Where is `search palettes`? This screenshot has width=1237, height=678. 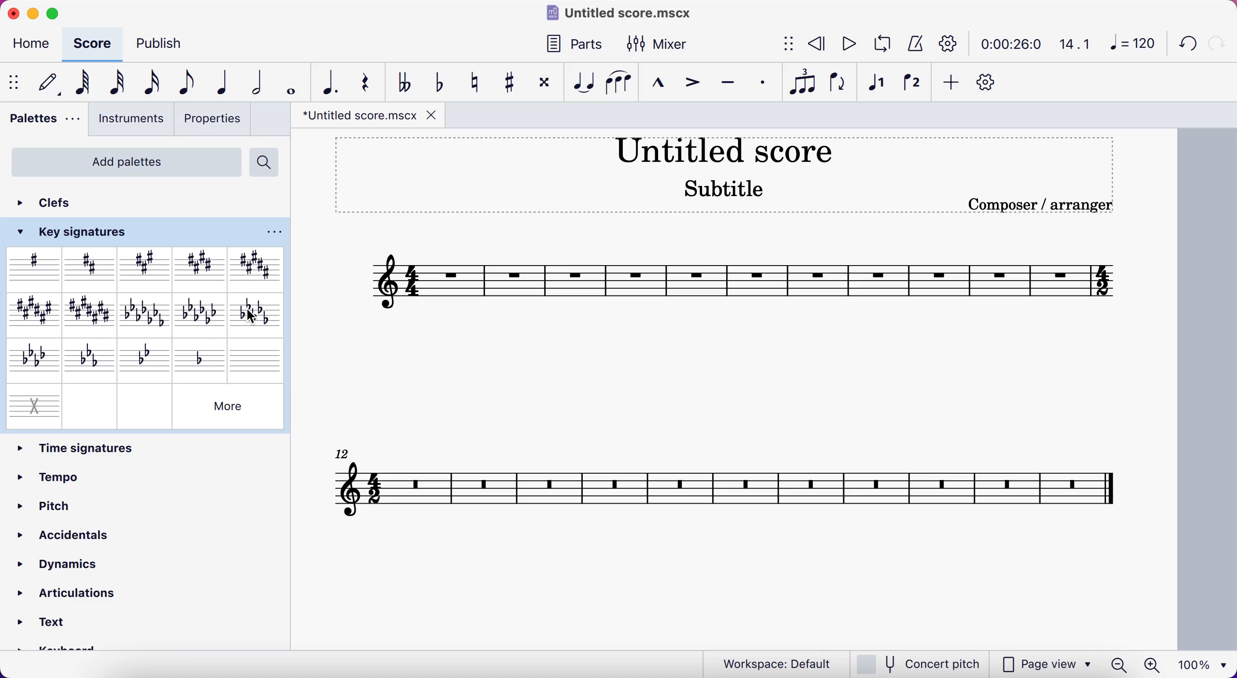
search palettes is located at coordinates (266, 162).